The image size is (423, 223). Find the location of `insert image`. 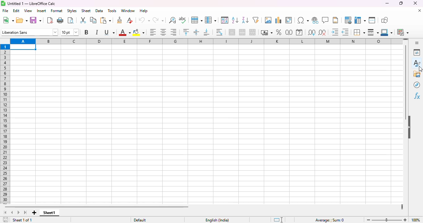

insert image is located at coordinates (268, 20).